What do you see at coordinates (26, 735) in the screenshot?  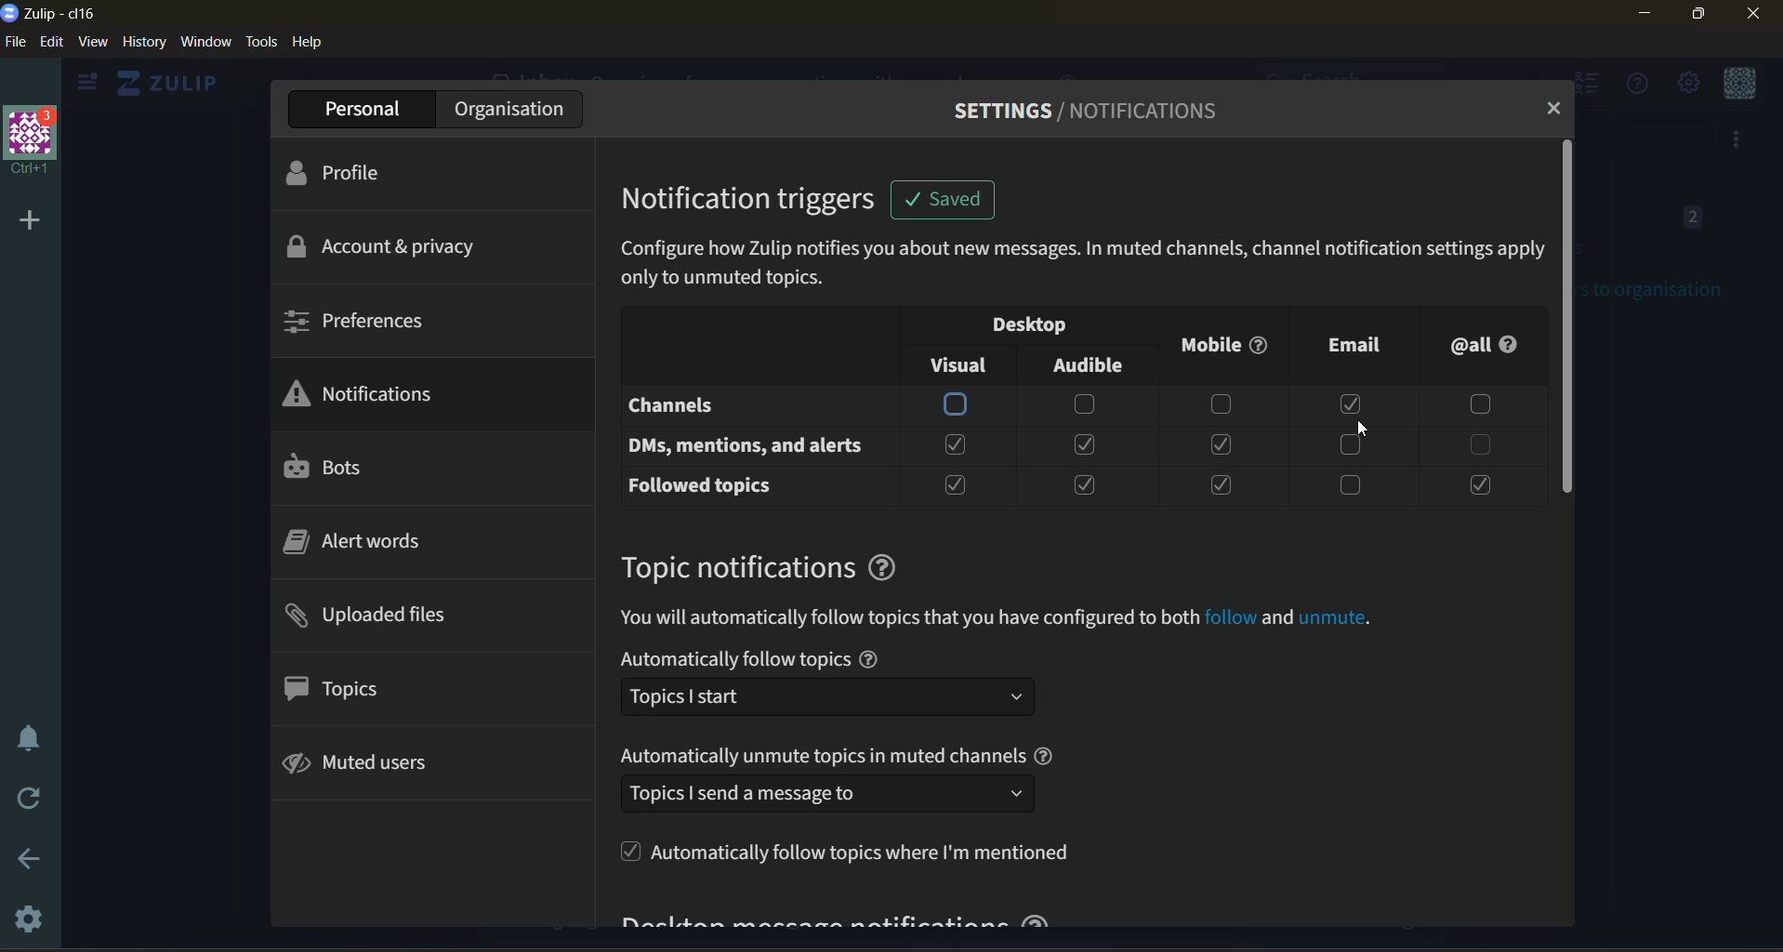 I see `enable do not disturb` at bounding box center [26, 735].